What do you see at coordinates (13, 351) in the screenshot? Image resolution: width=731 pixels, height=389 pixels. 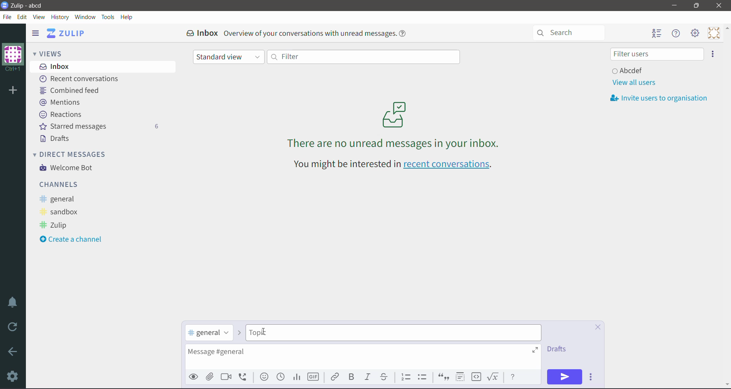 I see `Go Back` at bounding box center [13, 351].